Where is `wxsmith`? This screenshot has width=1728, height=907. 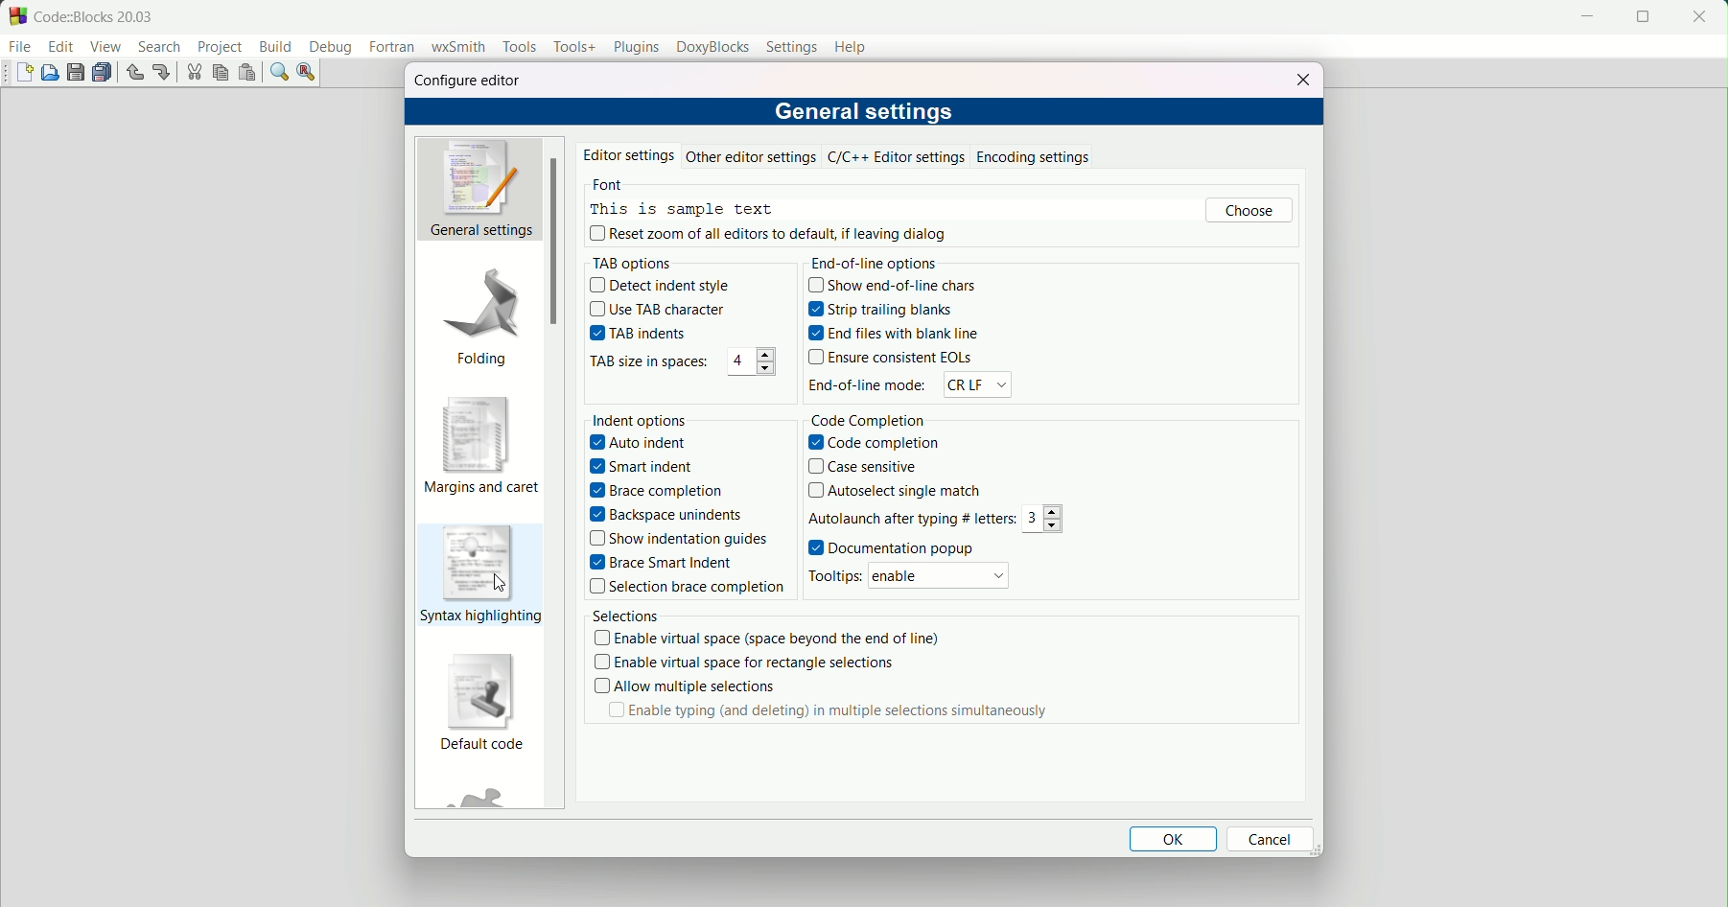 wxsmith is located at coordinates (457, 49).